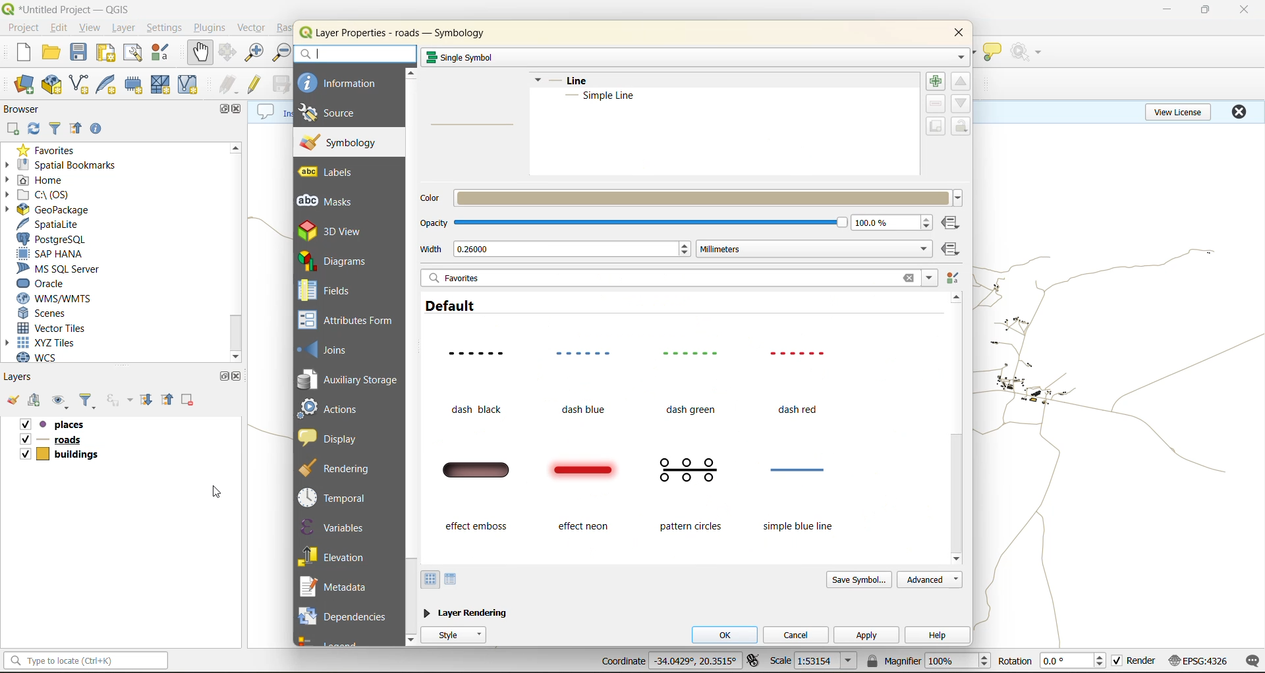 The width and height of the screenshot is (1265, 673). What do you see at coordinates (87, 660) in the screenshot?
I see `status bar` at bounding box center [87, 660].